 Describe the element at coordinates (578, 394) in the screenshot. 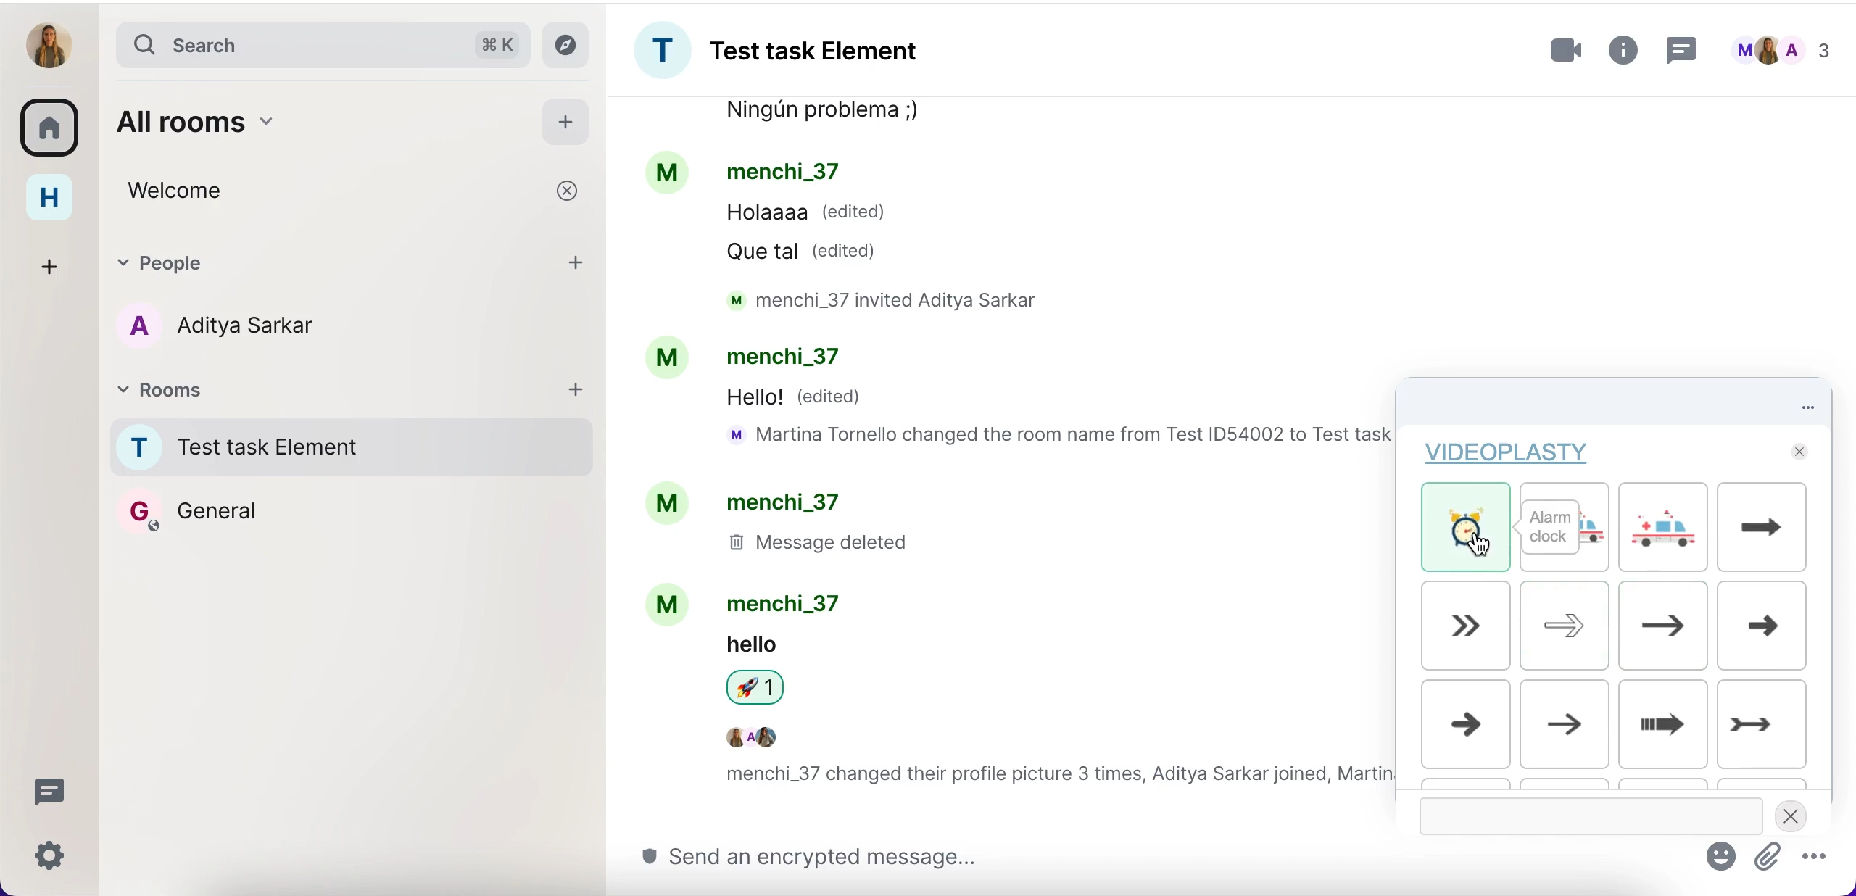

I see `add` at that location.